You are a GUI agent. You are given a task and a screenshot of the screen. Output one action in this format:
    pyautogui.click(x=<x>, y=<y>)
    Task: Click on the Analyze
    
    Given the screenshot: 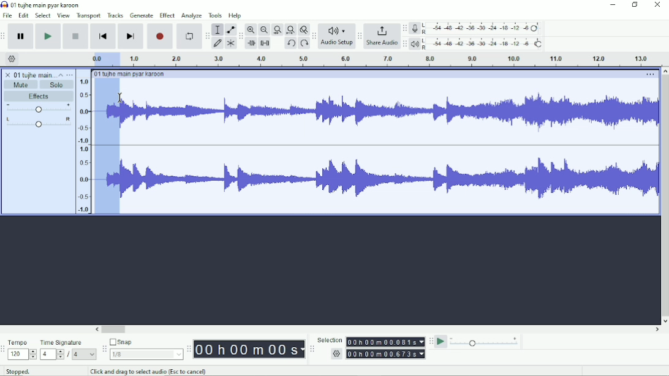 What is the action you would take?
    pyautogui.click(x=191, y=17)
    